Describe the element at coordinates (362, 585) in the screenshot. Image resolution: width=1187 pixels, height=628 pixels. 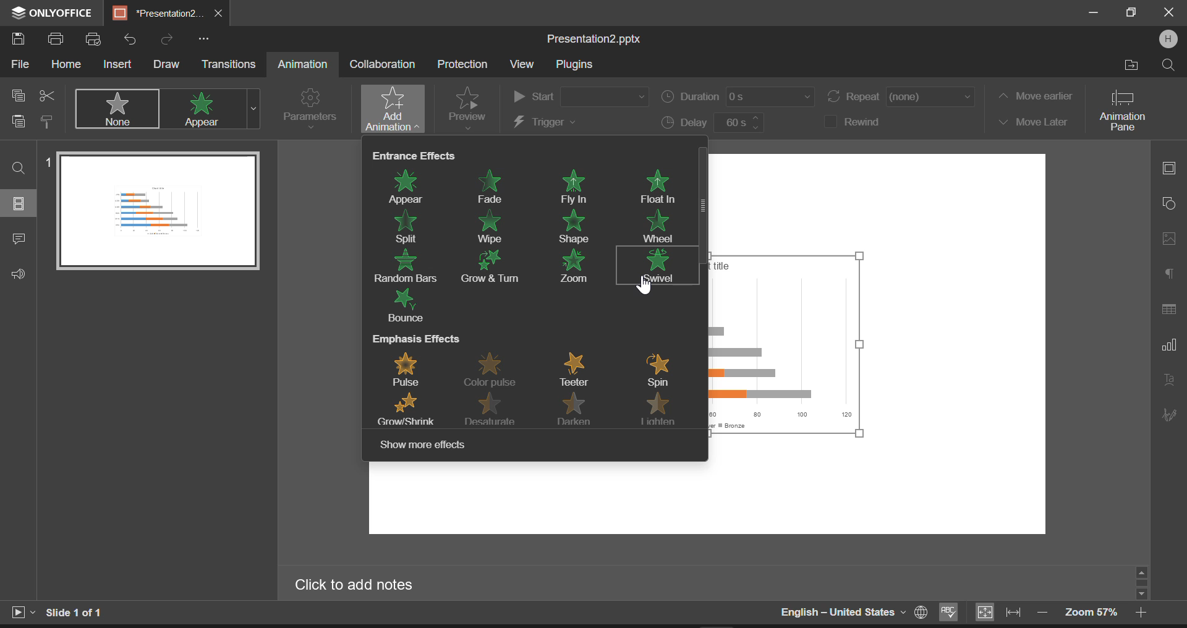
I see `Click to add notes` at that location.